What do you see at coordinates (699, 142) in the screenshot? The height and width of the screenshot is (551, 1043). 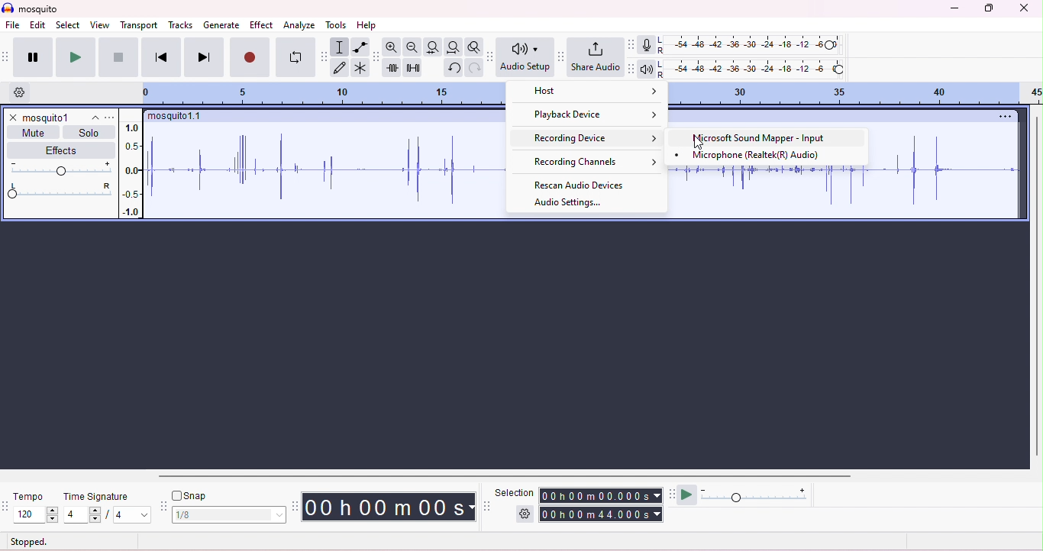 I see `cursor moved` at bounding box center [699, 142].